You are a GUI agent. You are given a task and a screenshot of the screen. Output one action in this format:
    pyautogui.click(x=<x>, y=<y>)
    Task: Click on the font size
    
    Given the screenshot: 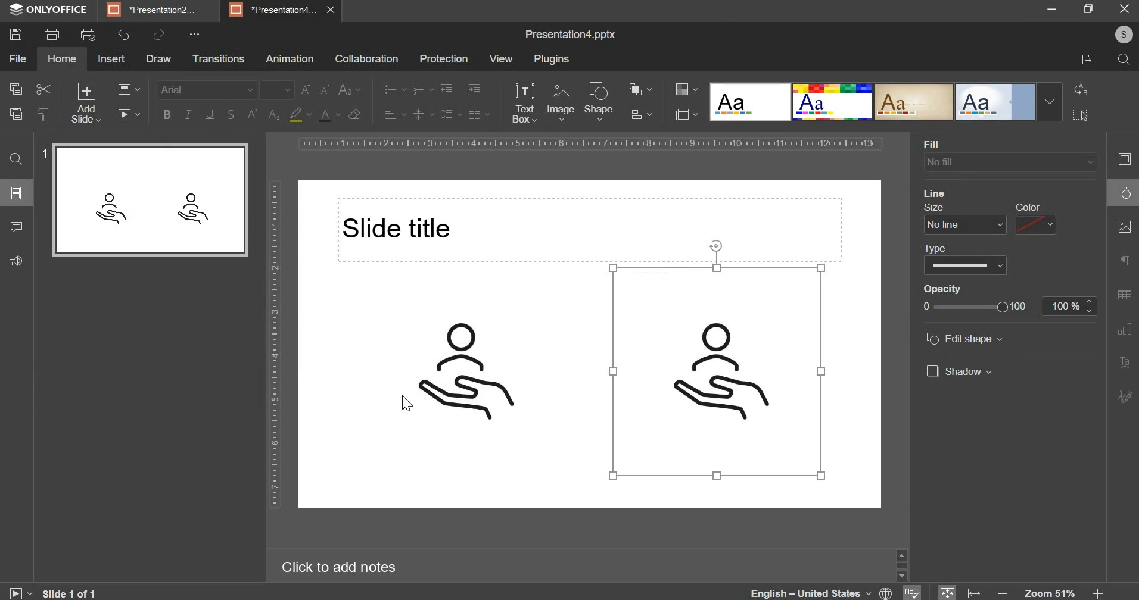 What is the action you would take?
    pyautogui.click(x=278, y=89)
    